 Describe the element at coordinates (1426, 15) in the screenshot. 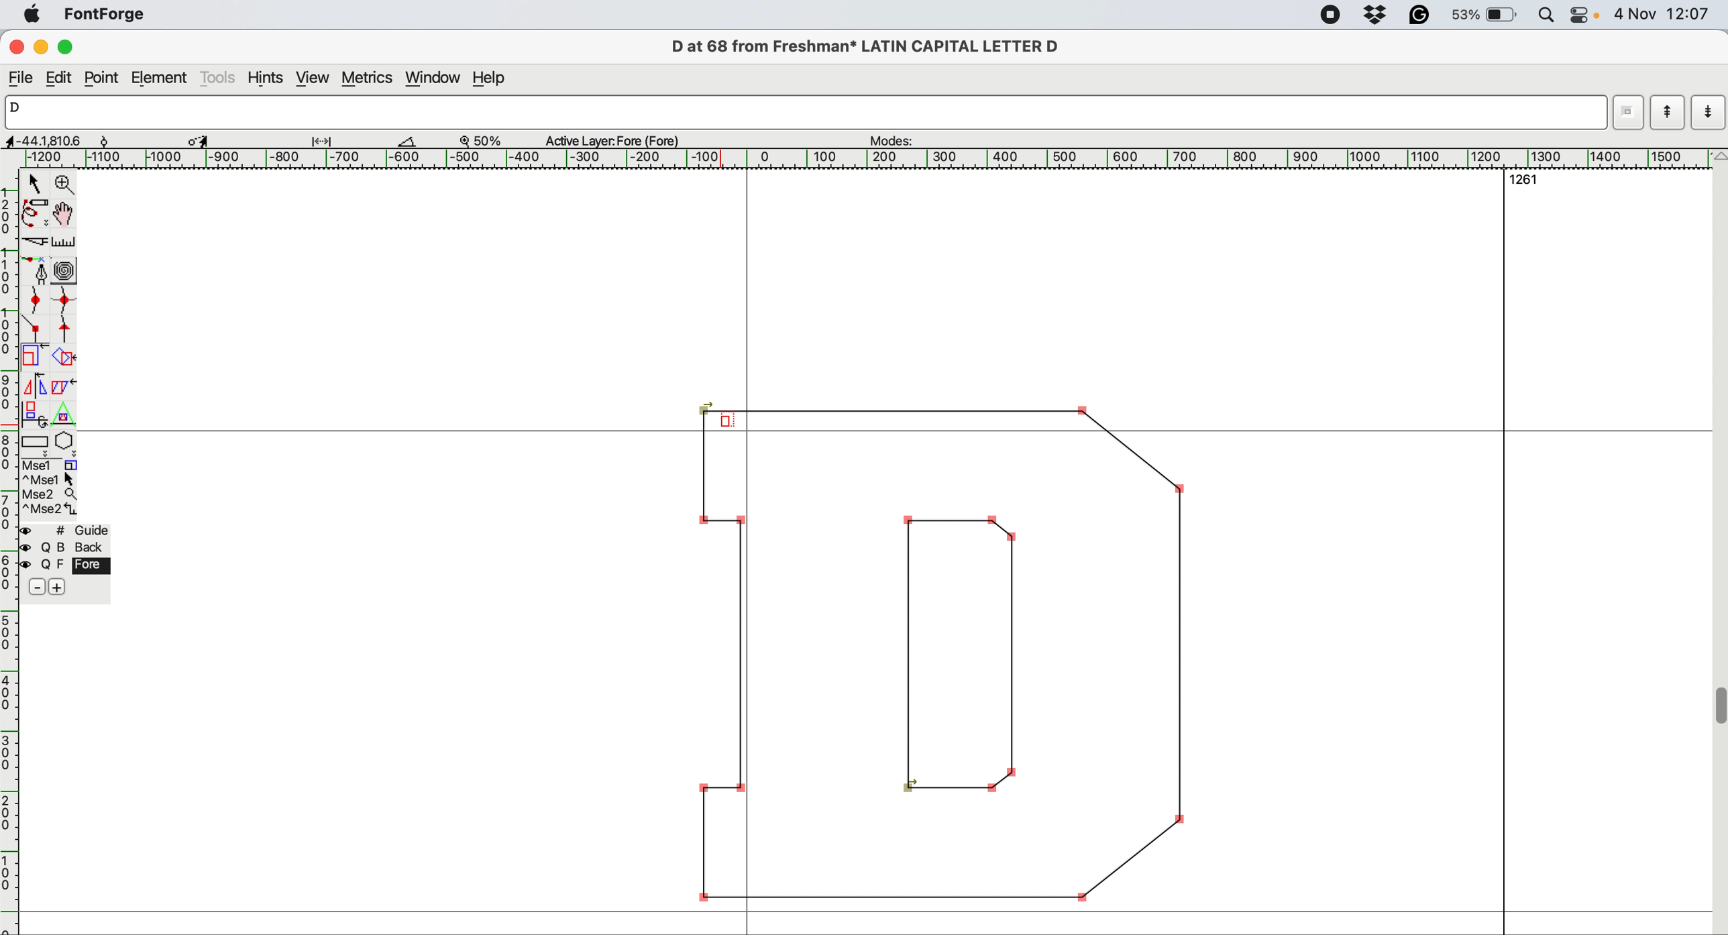

I see `grammarly` at that location.